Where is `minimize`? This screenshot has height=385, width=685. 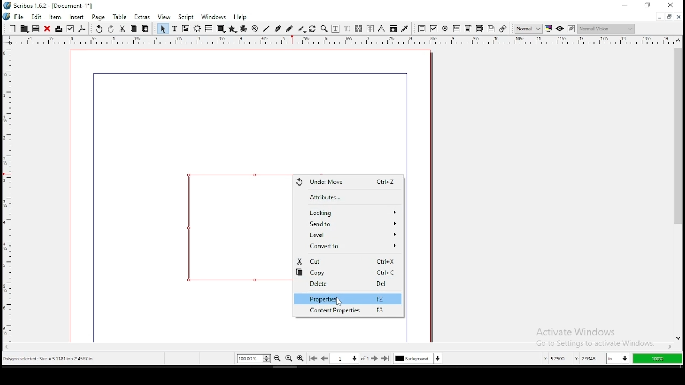 minimize is located at coordinates (659, 18).